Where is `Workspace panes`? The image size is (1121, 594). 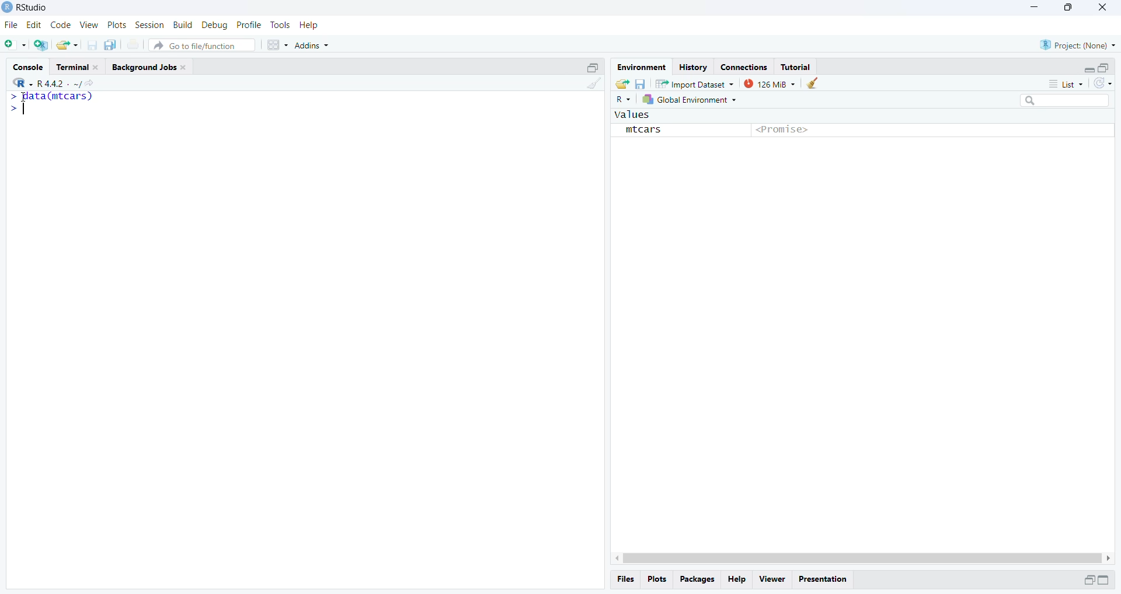 Workspace panes is located at coordinates (277, 46).